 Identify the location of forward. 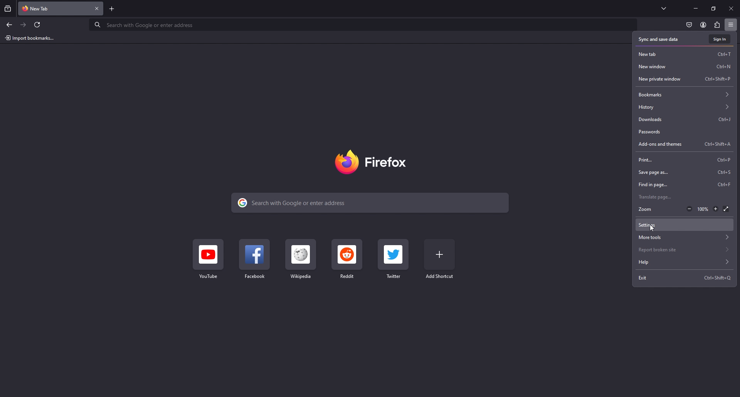
(24, 25).